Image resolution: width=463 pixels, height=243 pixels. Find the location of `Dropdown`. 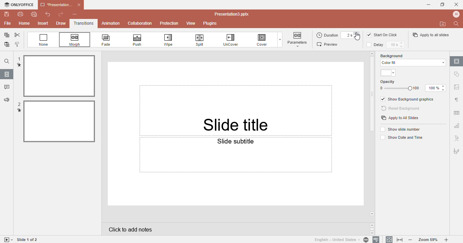

Dropdown is located at coordinates (279, 40).